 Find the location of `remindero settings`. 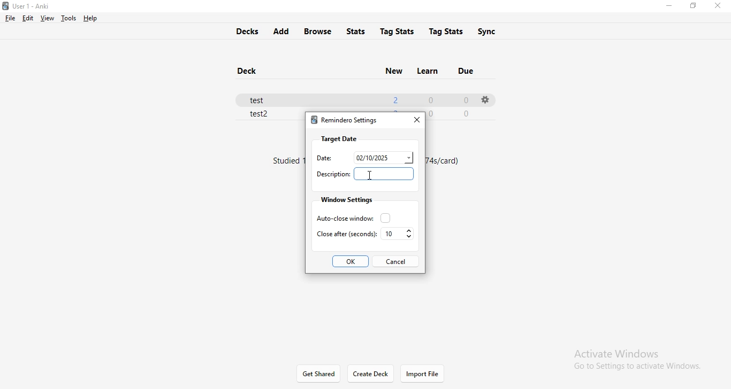

remindero settings is located at coordinates (344, 121).